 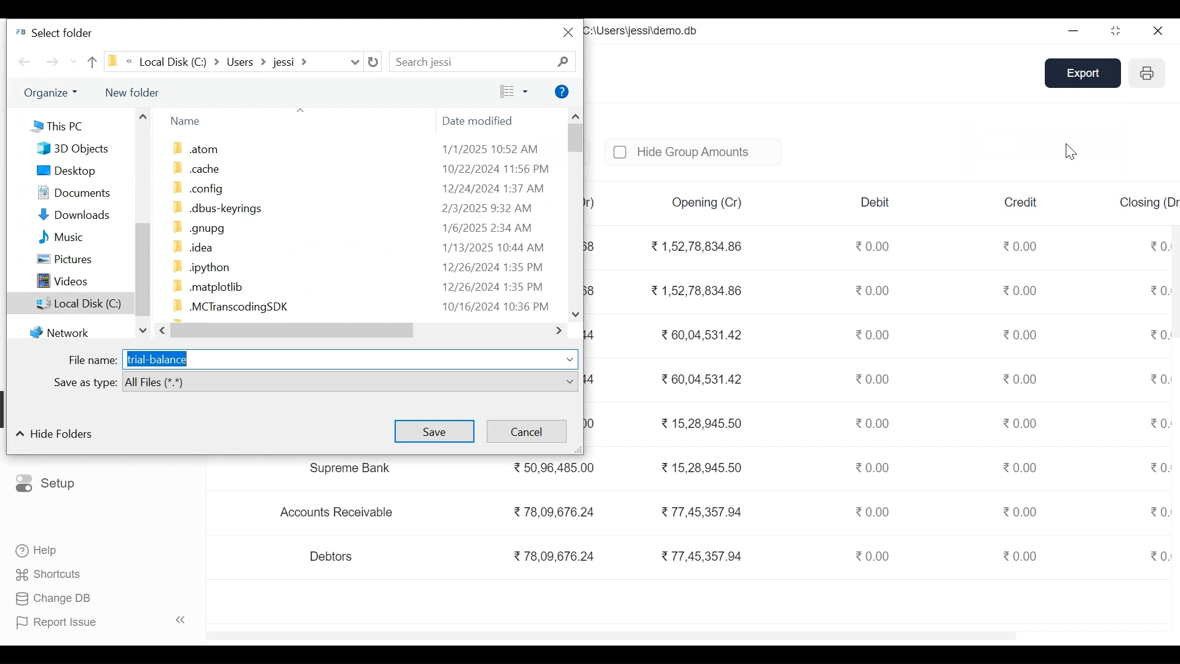 What do you see at coordinates (200, 267) in the screenshot?
I see `.ipython` at bounding box center [200, 267].